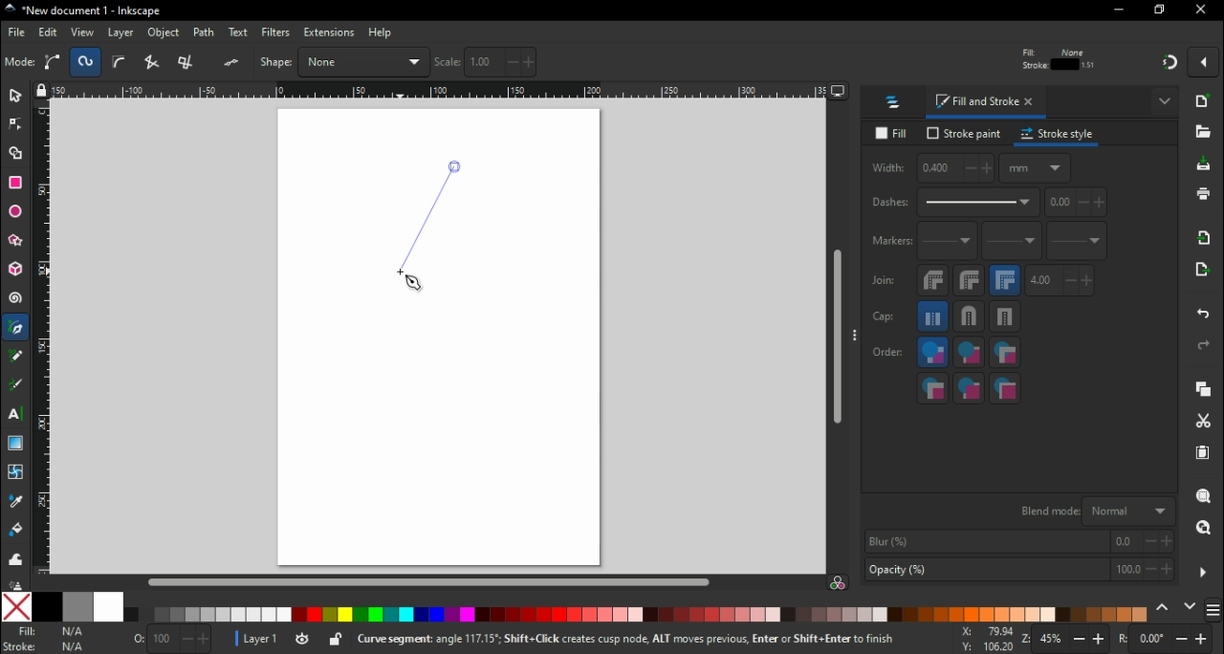 This screenshot has height=654, width=1224. Describe the element at coordinates (1017, 570) in the screenshot. I see `opacity` at that location.